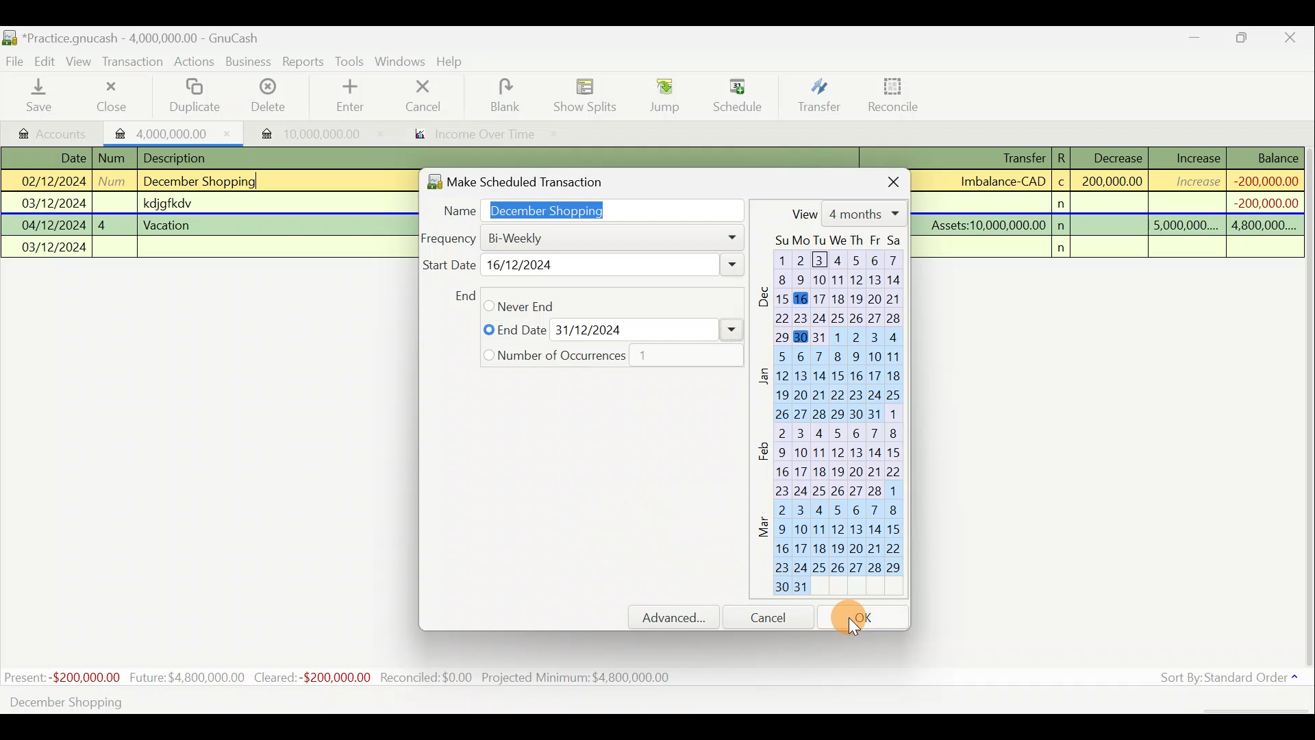 This screenshot has width=1315, height=740. I want to click on Name, so click(586, 208).